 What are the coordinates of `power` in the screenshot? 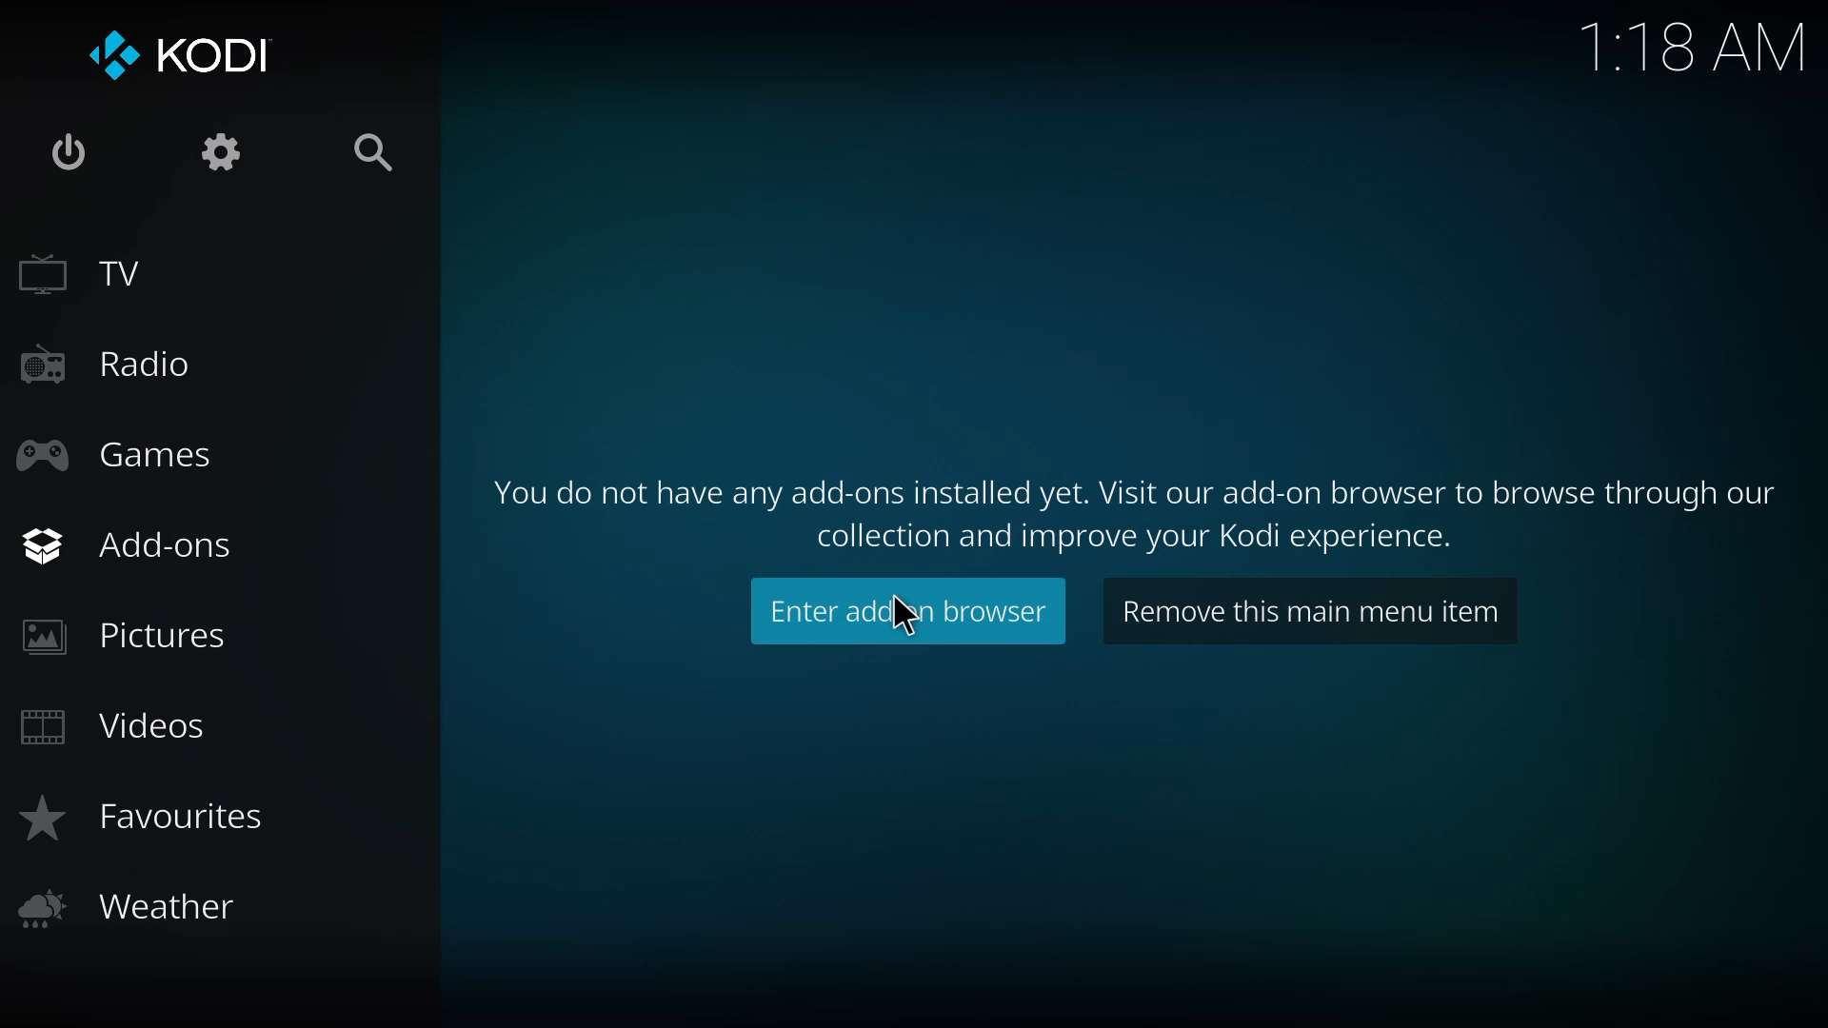 It's located at (69, 154).